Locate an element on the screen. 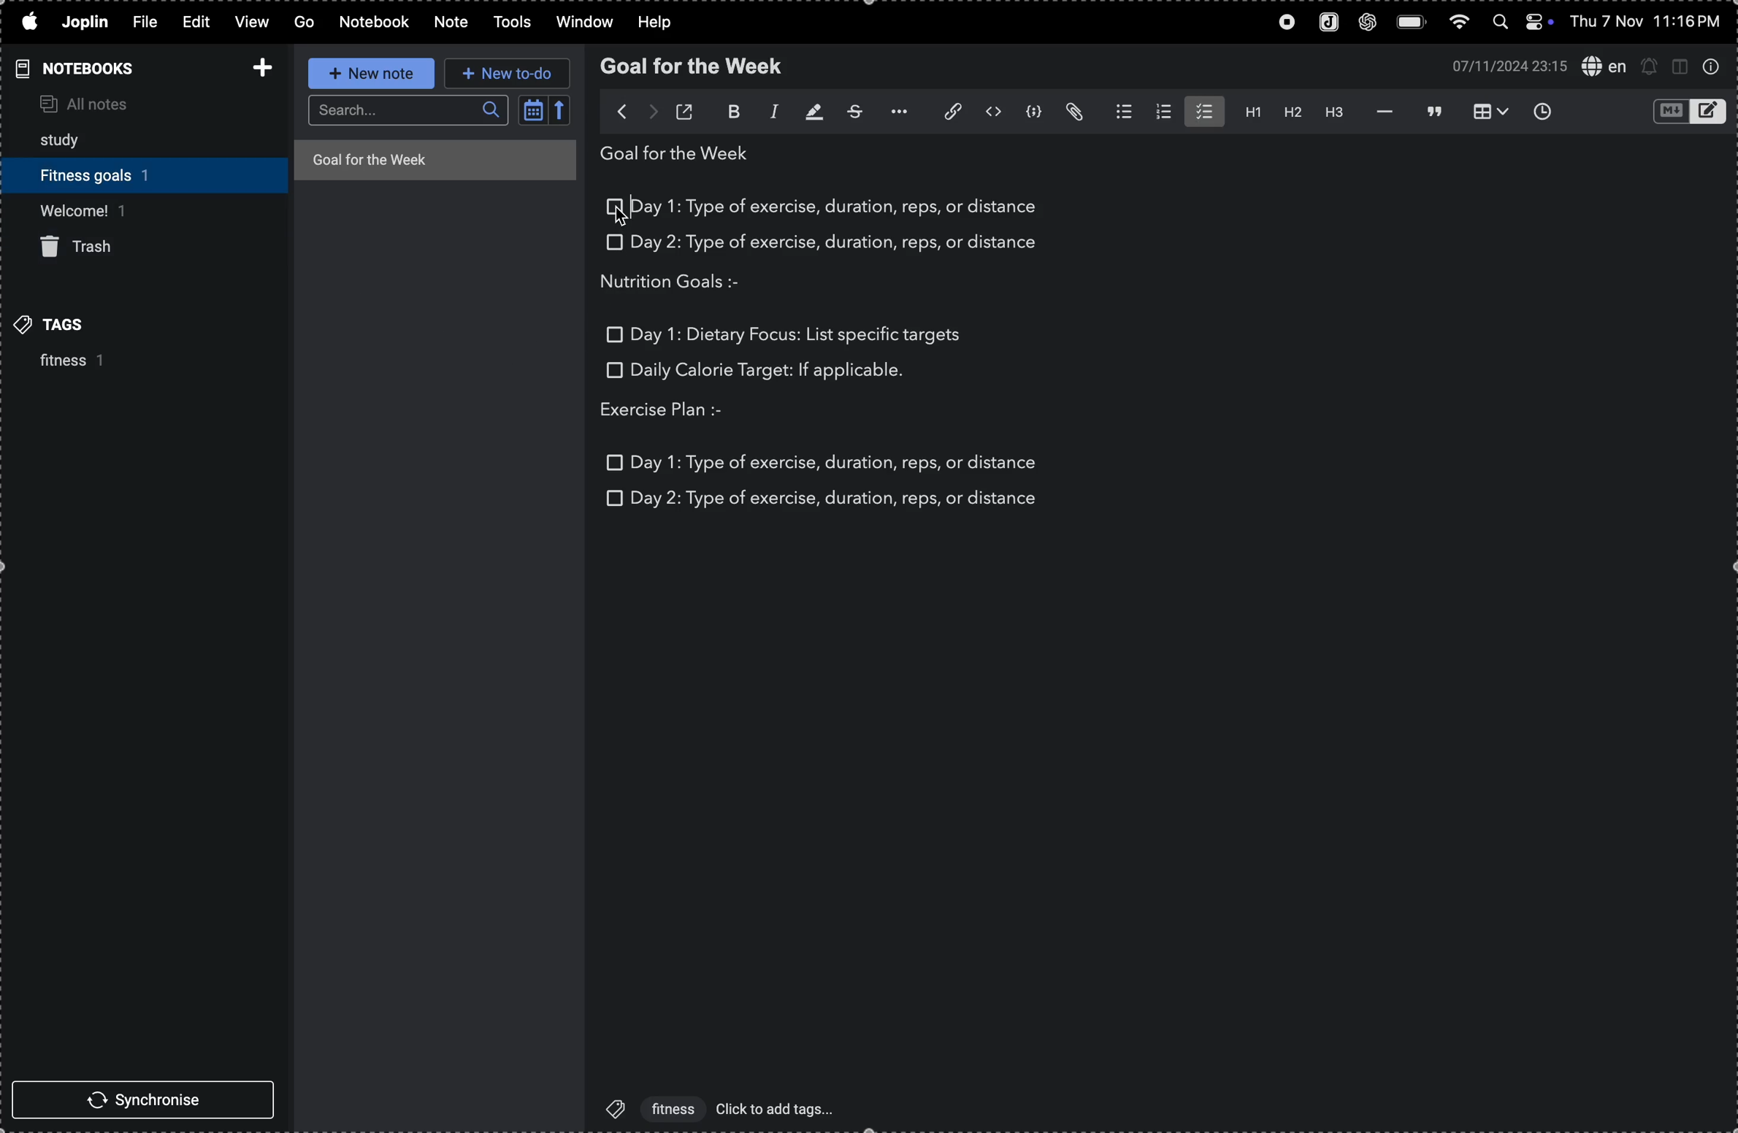  'fitness' click to add tags is located at coordinates (715, 1107).